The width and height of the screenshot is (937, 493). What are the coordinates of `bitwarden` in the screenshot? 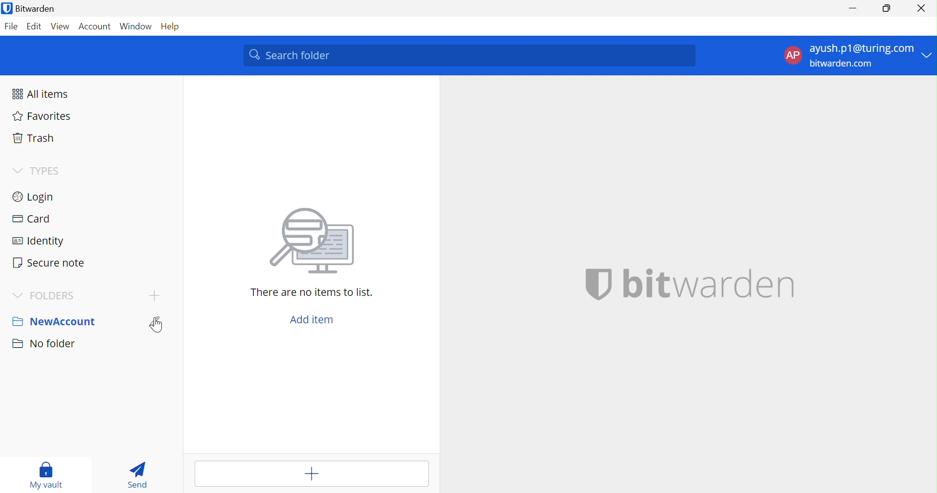 It's located at (708, 283).